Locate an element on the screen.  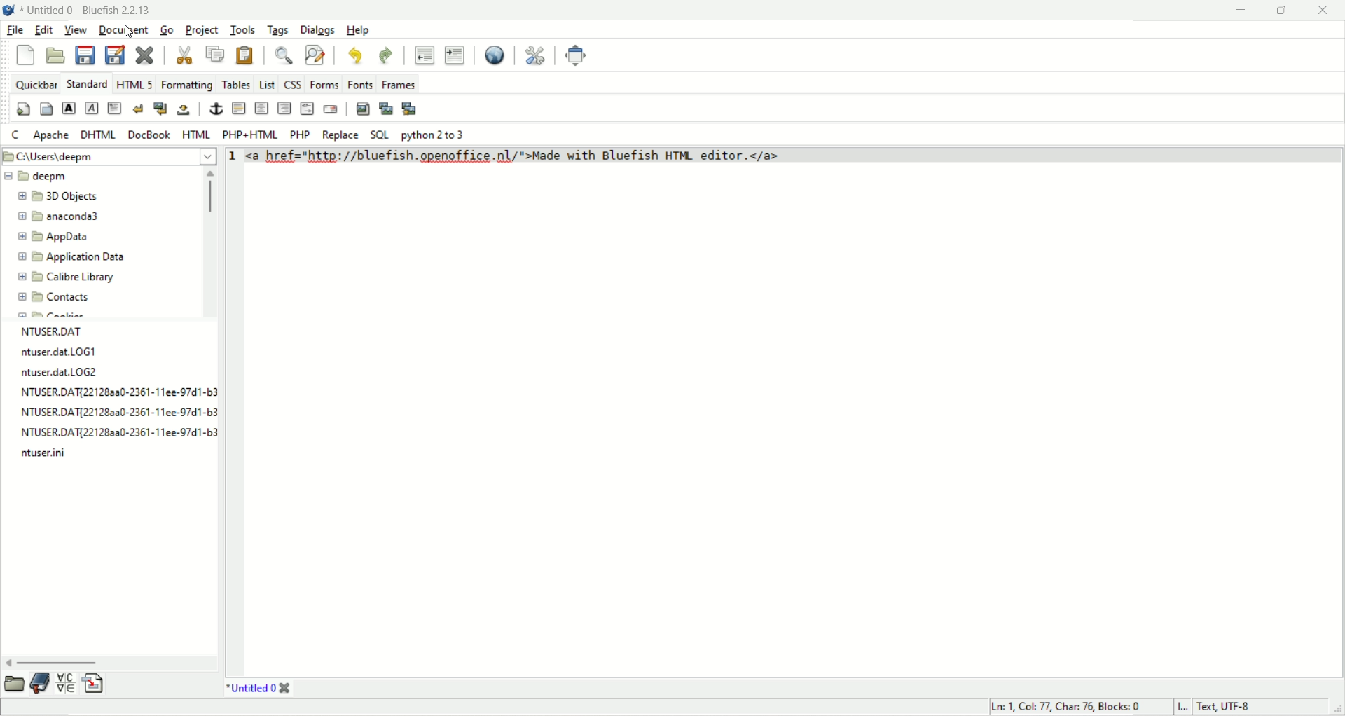
replace is located at coordinates (338, 135).